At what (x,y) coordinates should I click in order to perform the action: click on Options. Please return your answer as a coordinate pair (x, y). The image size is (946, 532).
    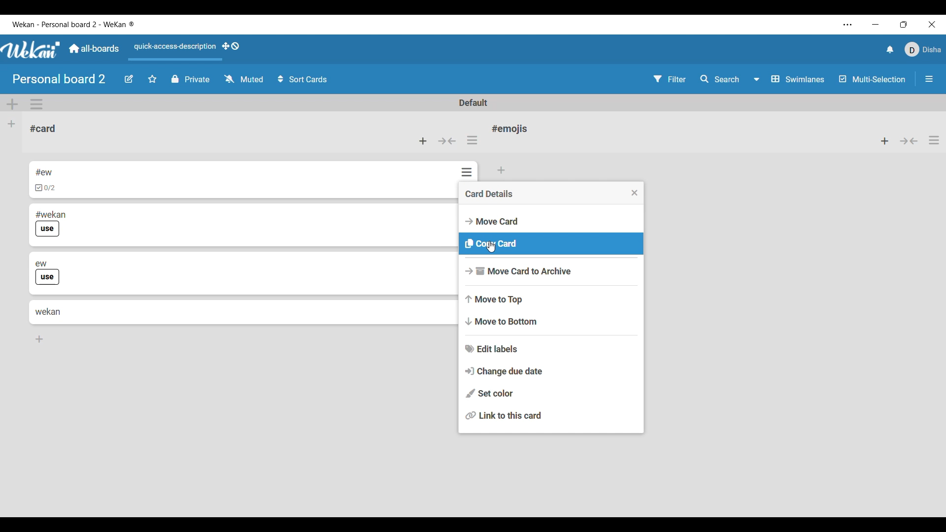
    Looking at the image, I should click on (469, 170).